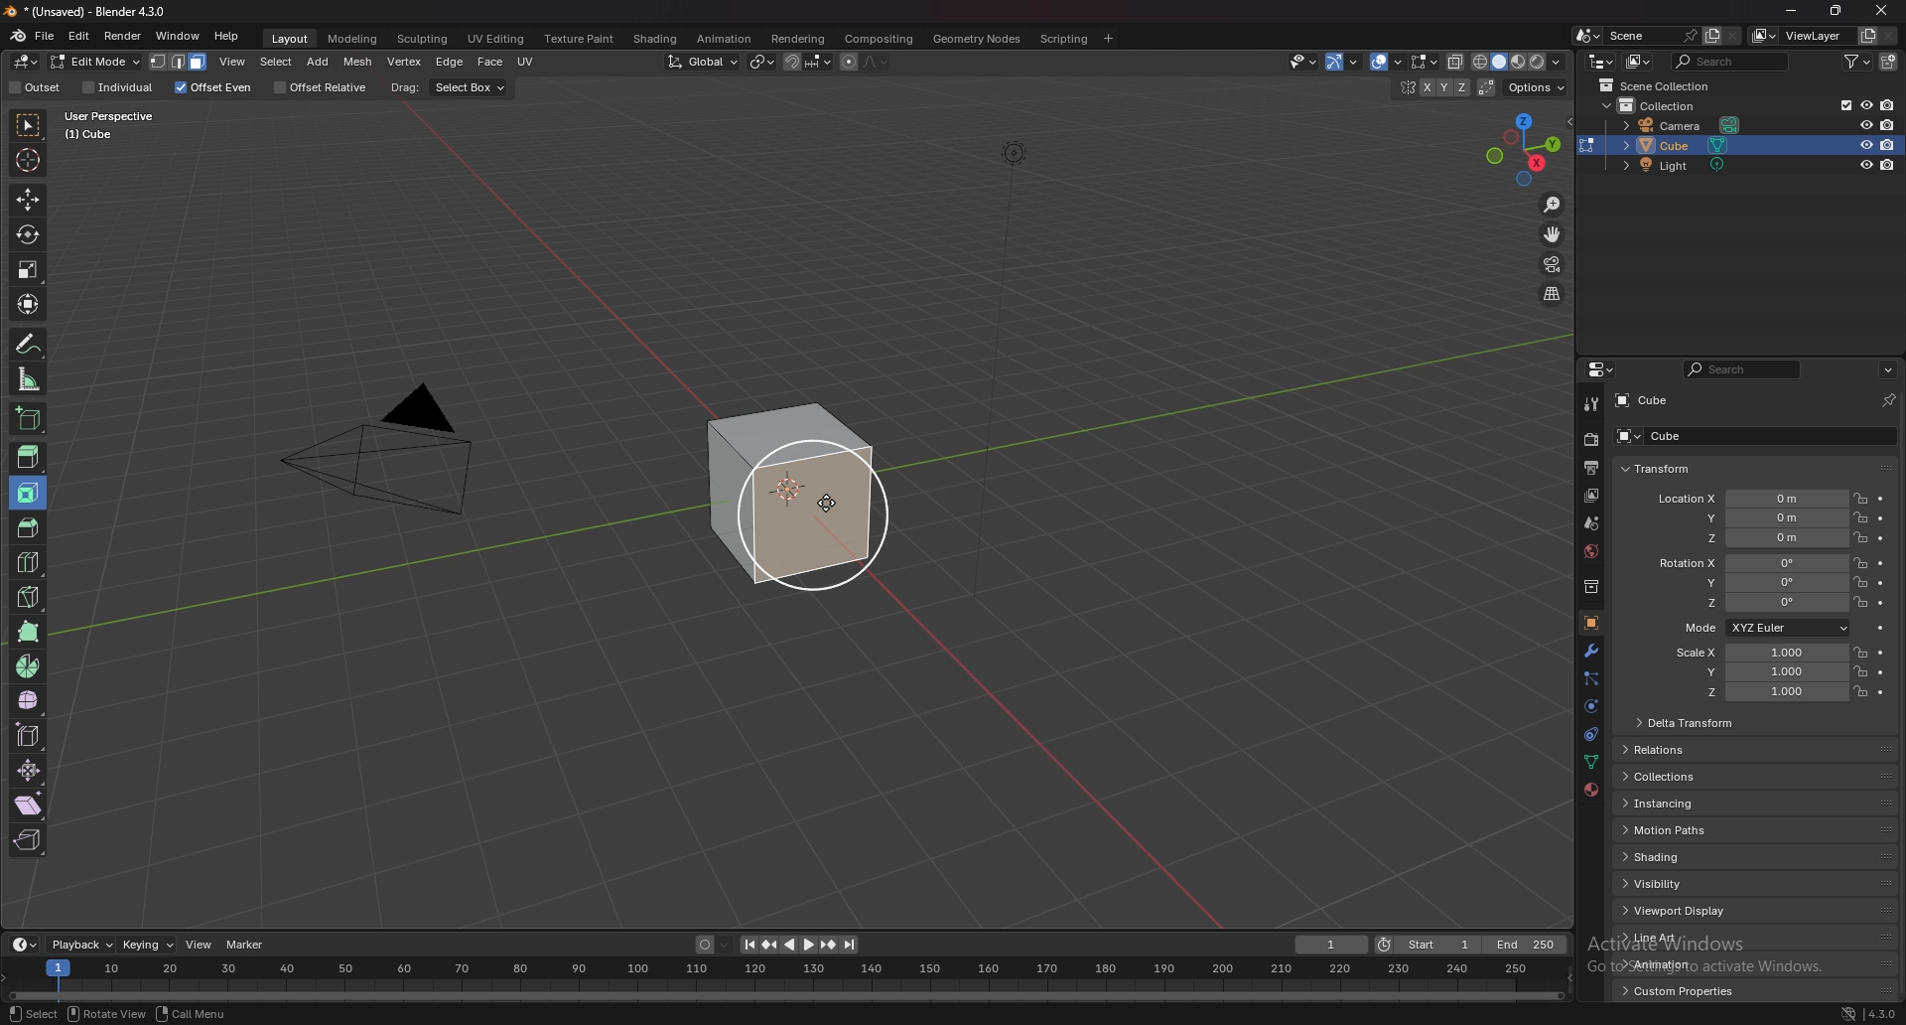  What do you see at coordinates (1882, 516) in the screenshot?
I see `animate property` at bounding box center [1882, 516].